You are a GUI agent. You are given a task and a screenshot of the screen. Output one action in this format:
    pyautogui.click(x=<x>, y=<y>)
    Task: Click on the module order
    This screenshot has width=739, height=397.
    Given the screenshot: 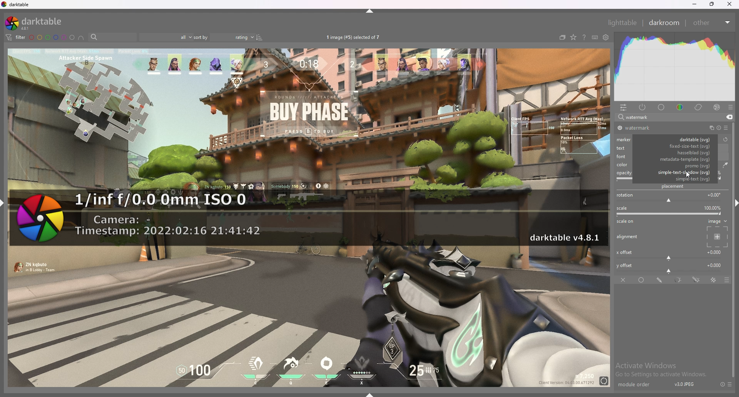 What is the action you would take?
    pyautogui.click(x=638, y=385)
    